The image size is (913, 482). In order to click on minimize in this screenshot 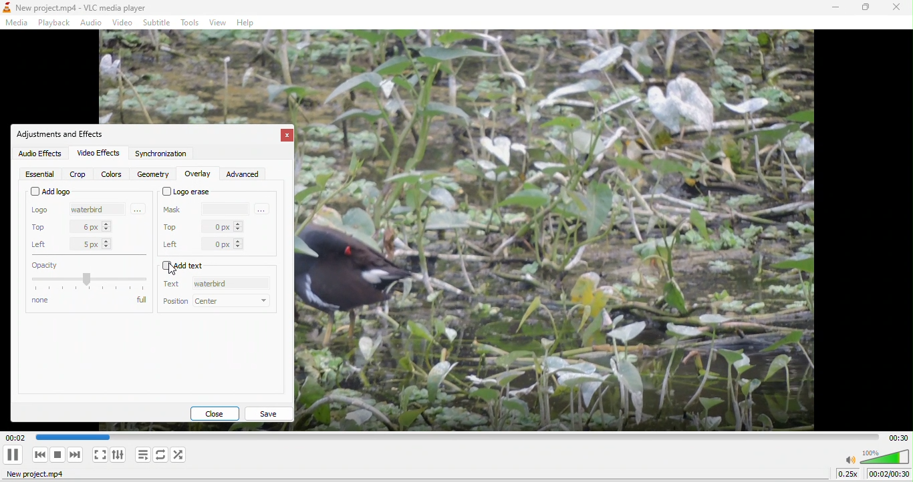, I will do `click(829, 8)`.